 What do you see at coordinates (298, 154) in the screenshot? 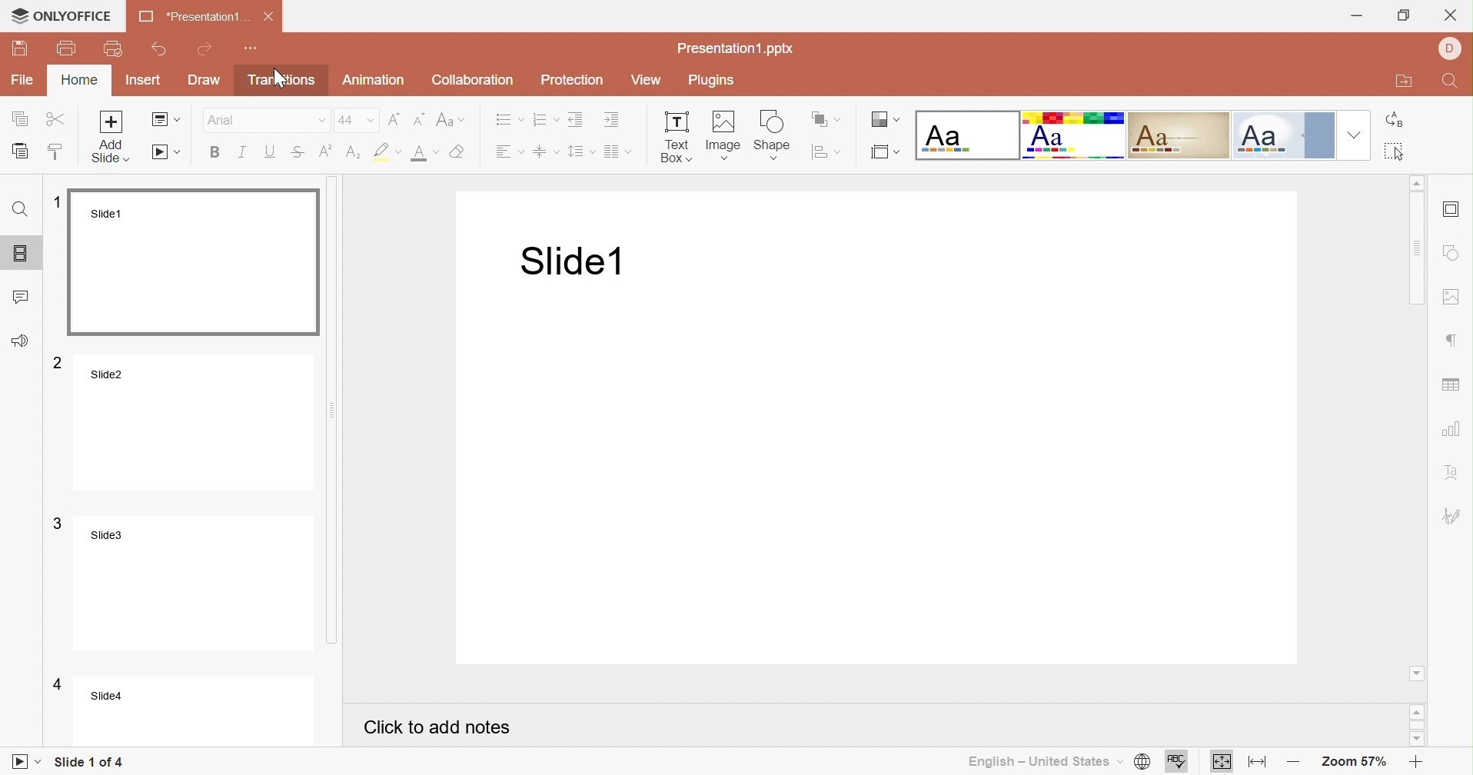
I see `Strikethrough` at bounding box center [298, 154].